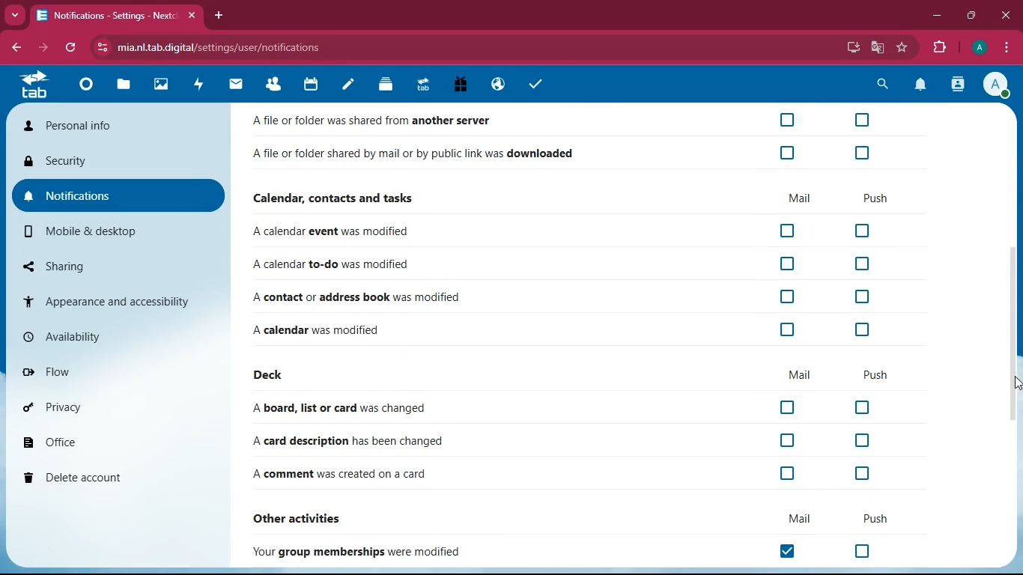 This screenshot has width=1023, height=575. Describe the element at coordinates (115, 127) in the screenshot. I see `personal info` at that location.